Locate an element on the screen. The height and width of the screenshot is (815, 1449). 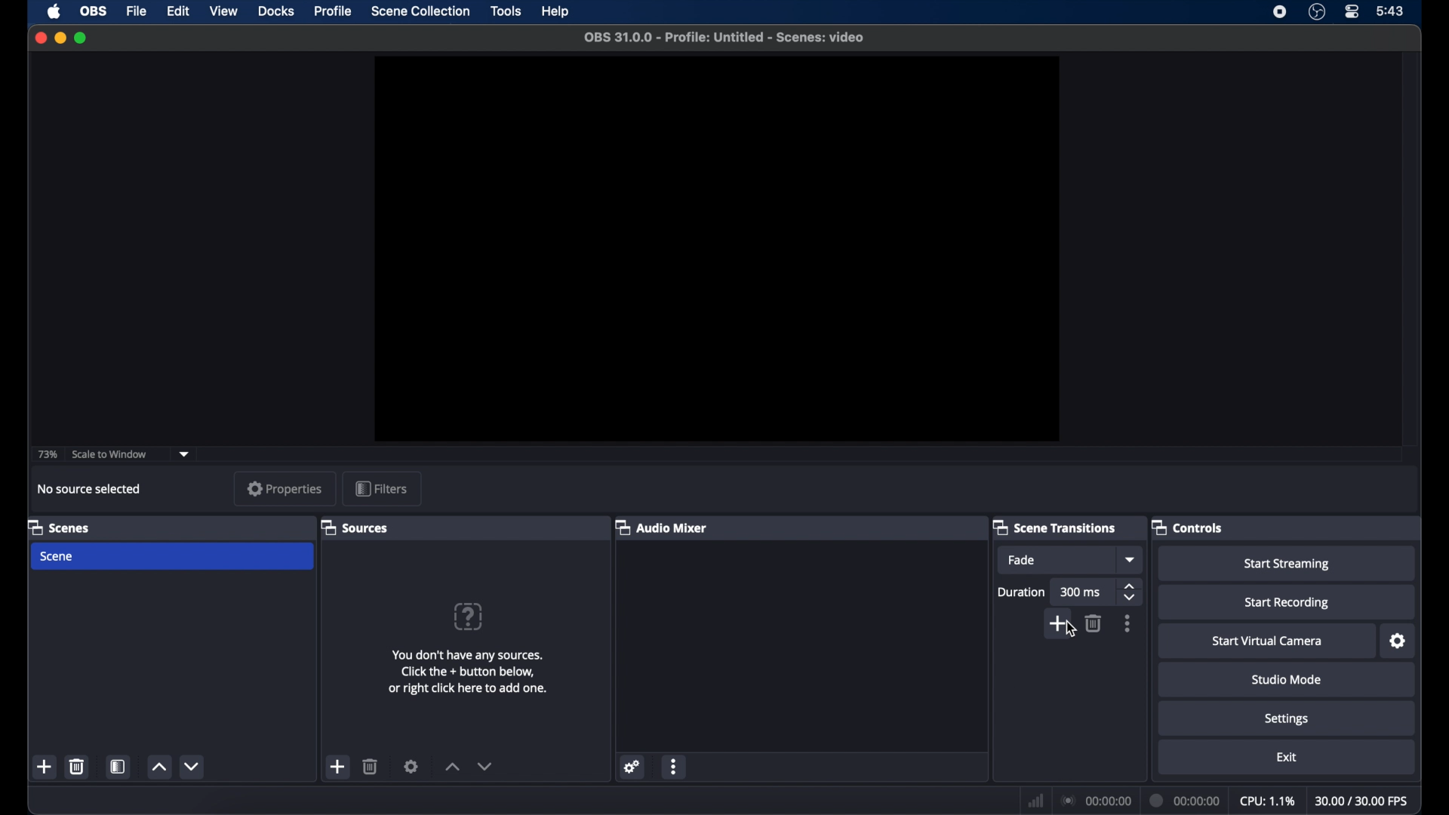
decrement is located at coordinates (192, 767).